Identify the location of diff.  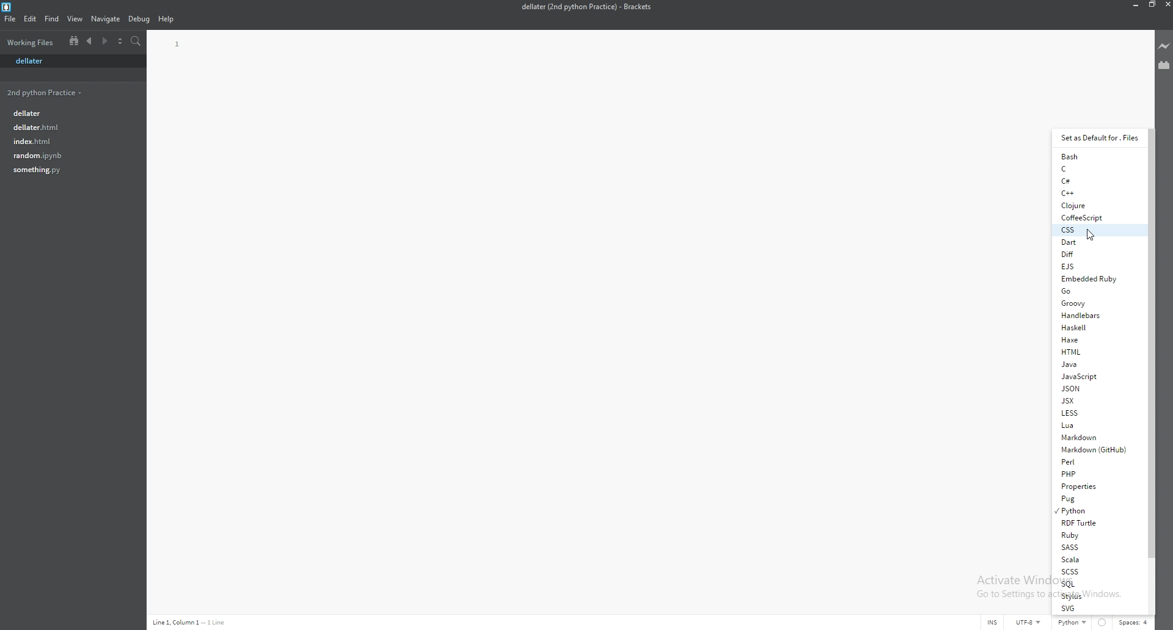
(1097, 253).